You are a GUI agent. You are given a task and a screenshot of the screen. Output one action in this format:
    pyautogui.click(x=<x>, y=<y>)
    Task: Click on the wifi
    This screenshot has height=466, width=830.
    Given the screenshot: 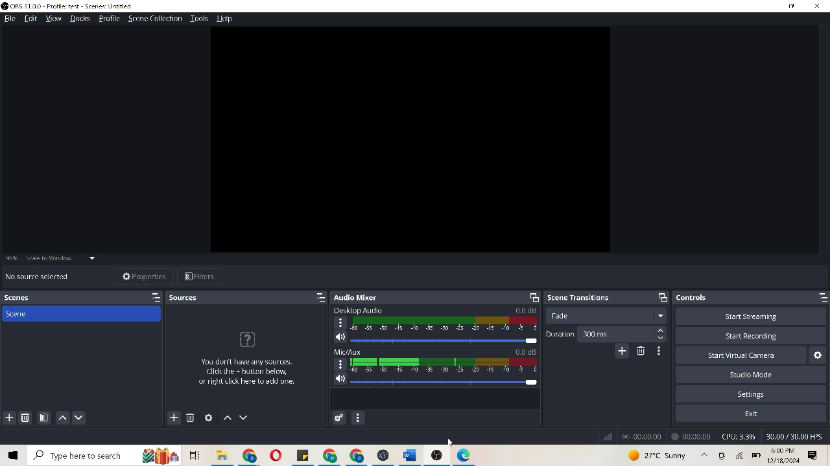 What is the action you would take?
    pyautogui.click(x=740, y=456)
    